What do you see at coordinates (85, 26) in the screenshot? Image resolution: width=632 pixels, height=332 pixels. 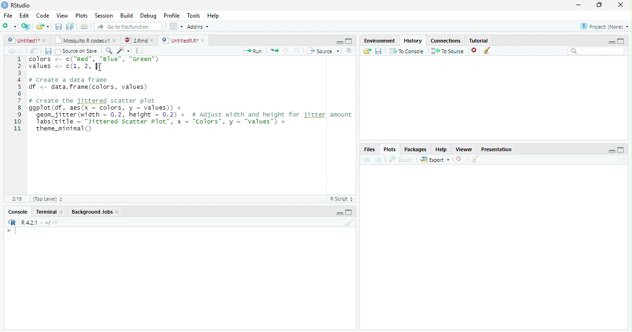 I see `Print the current file` at bounding box center [85, 26].